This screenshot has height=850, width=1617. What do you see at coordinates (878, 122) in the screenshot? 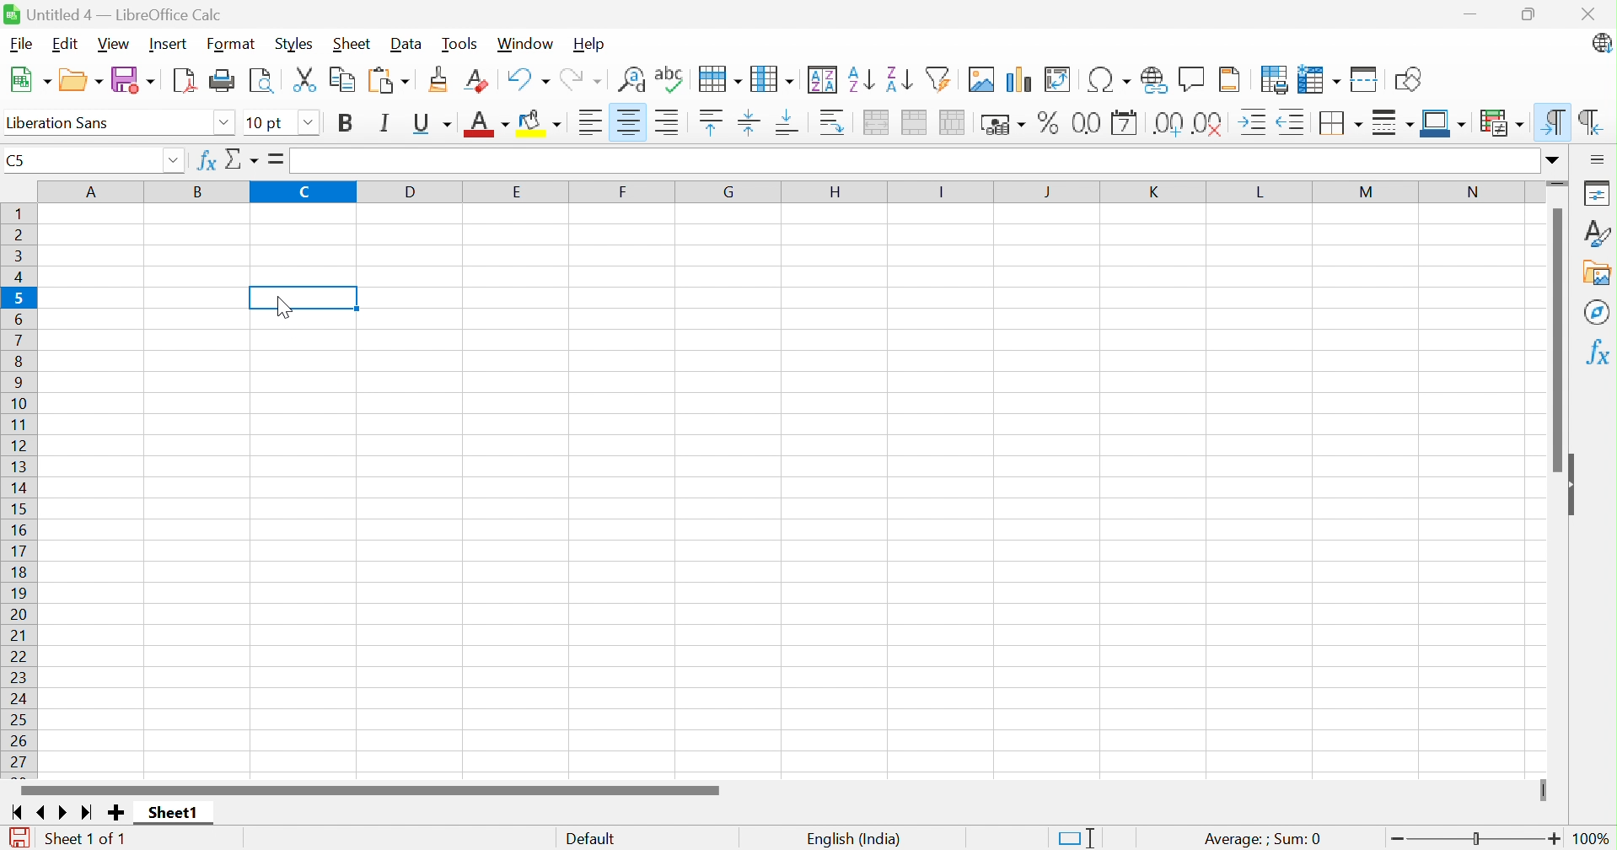
I see `Merge and center or unmerge cells depending on the current toggle status.` at bounding box center [878, 122].